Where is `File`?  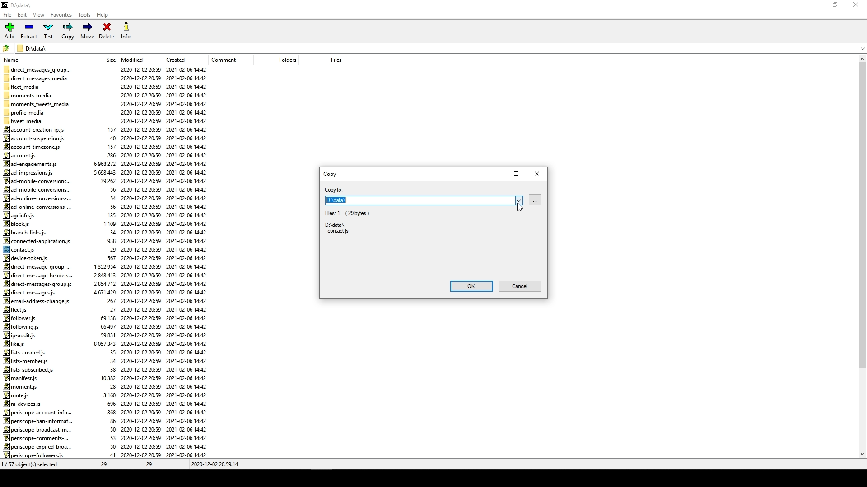
File is located at coordinates (9, 13).